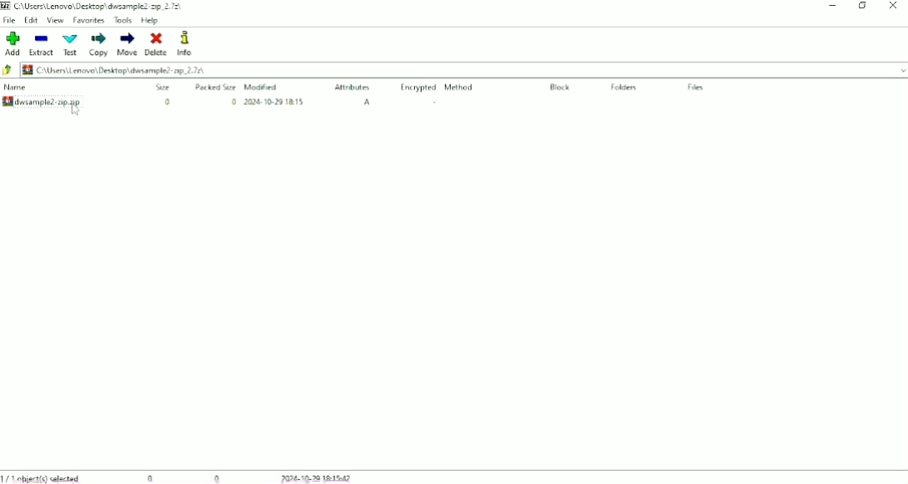 Image resolution: width=908 pixels, height=484 pixels. What do you see at coordinates (368, 102) in the screenshot?
I see `A` at bounding box center [368, 102].